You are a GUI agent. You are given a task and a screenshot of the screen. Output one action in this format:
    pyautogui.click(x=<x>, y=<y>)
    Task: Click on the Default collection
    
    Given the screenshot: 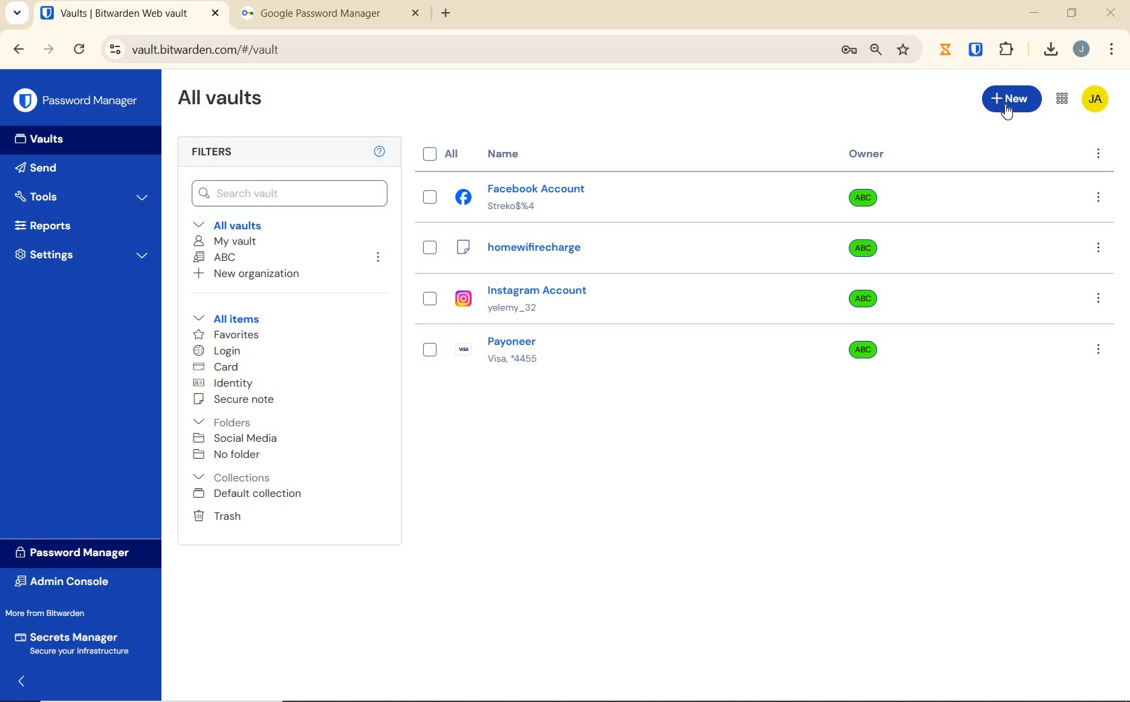 What is the action you would take?
    pyautogui.click(x=250, y=494)
    